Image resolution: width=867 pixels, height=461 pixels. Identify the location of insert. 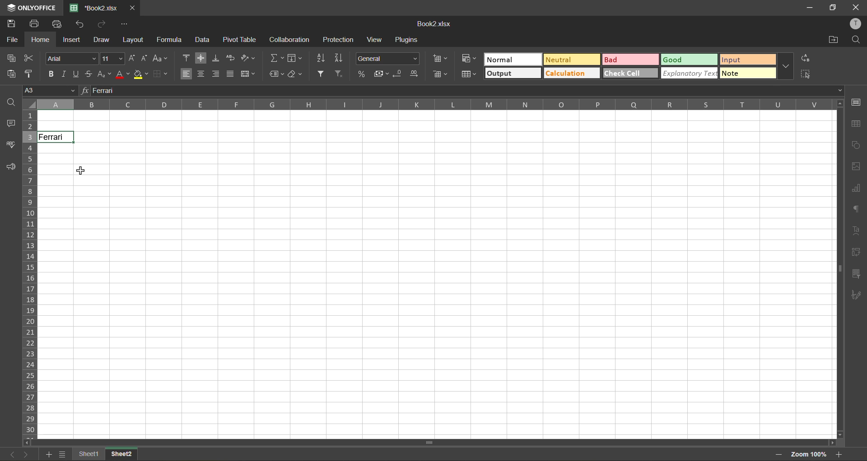
(72, 40).